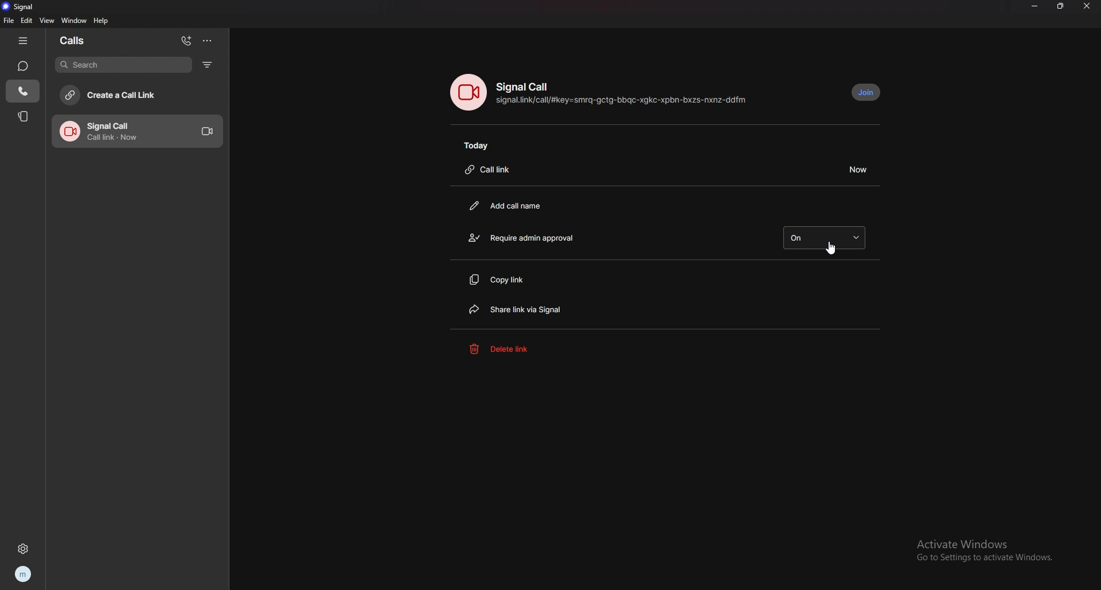 Image resolution: width=1101 pixels, height=590 pixels. What do you see at coordinates (480, 145) in the screenshot?
I see `today` at bounding box center [480, 145].